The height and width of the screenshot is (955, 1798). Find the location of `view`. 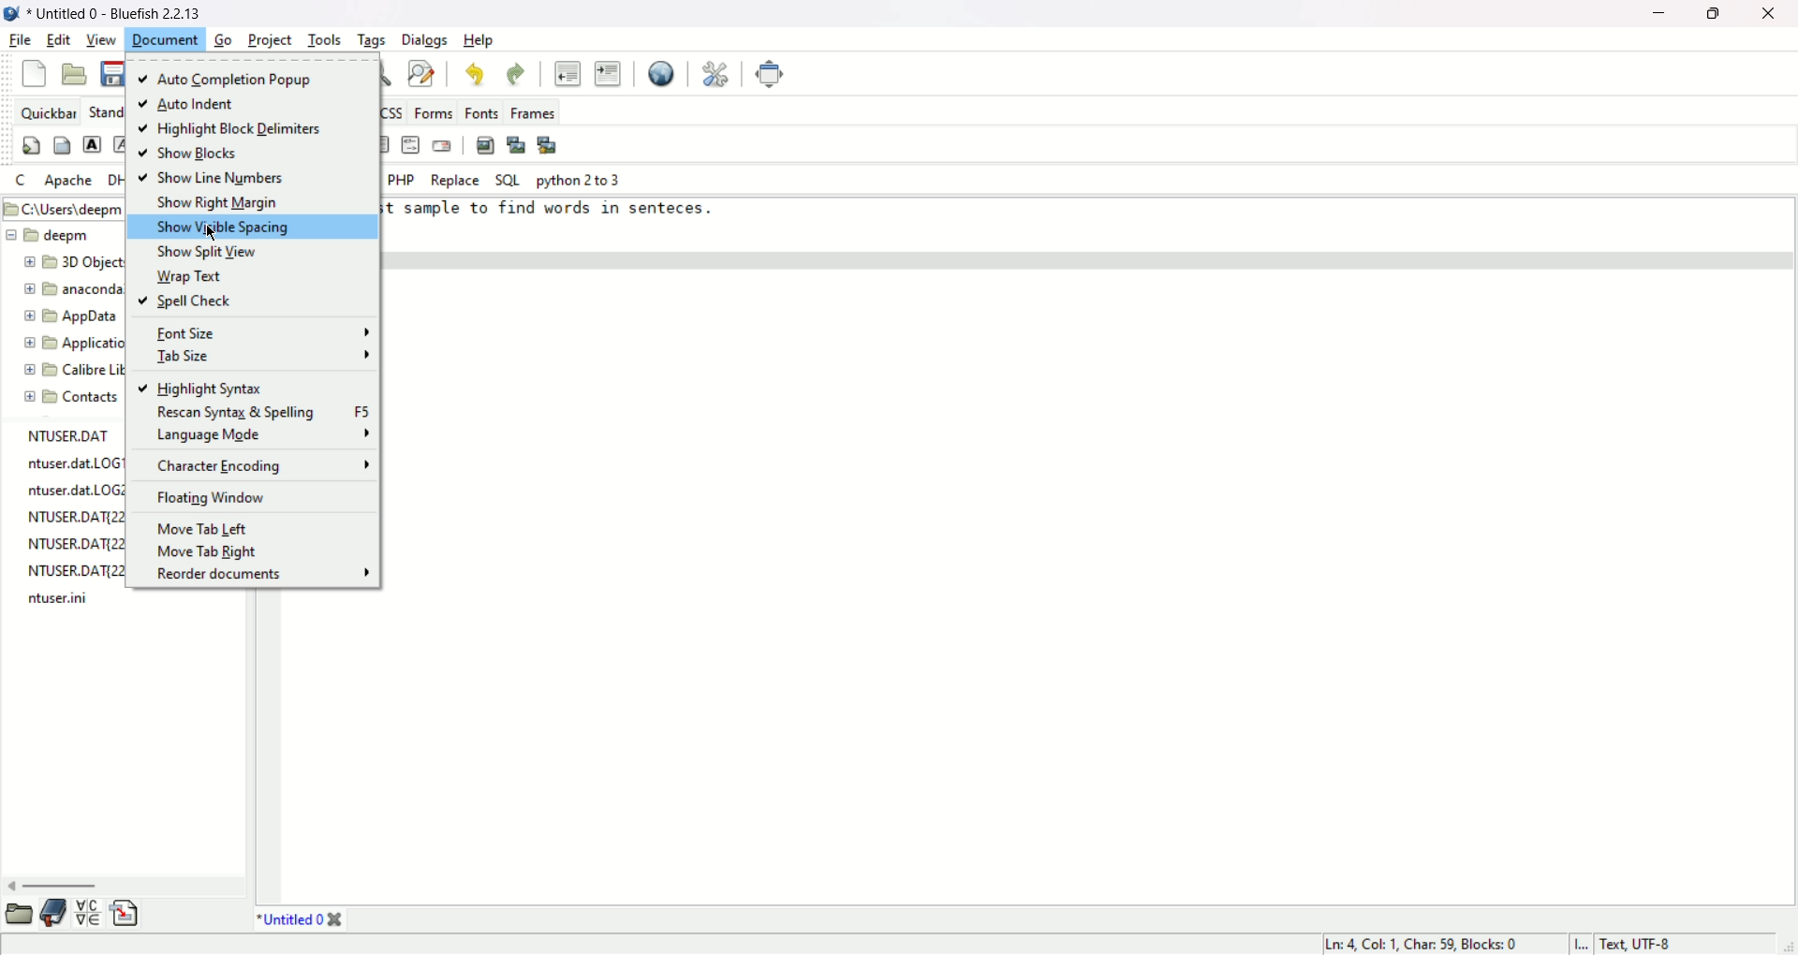

view is located at coordinates (101, 41).